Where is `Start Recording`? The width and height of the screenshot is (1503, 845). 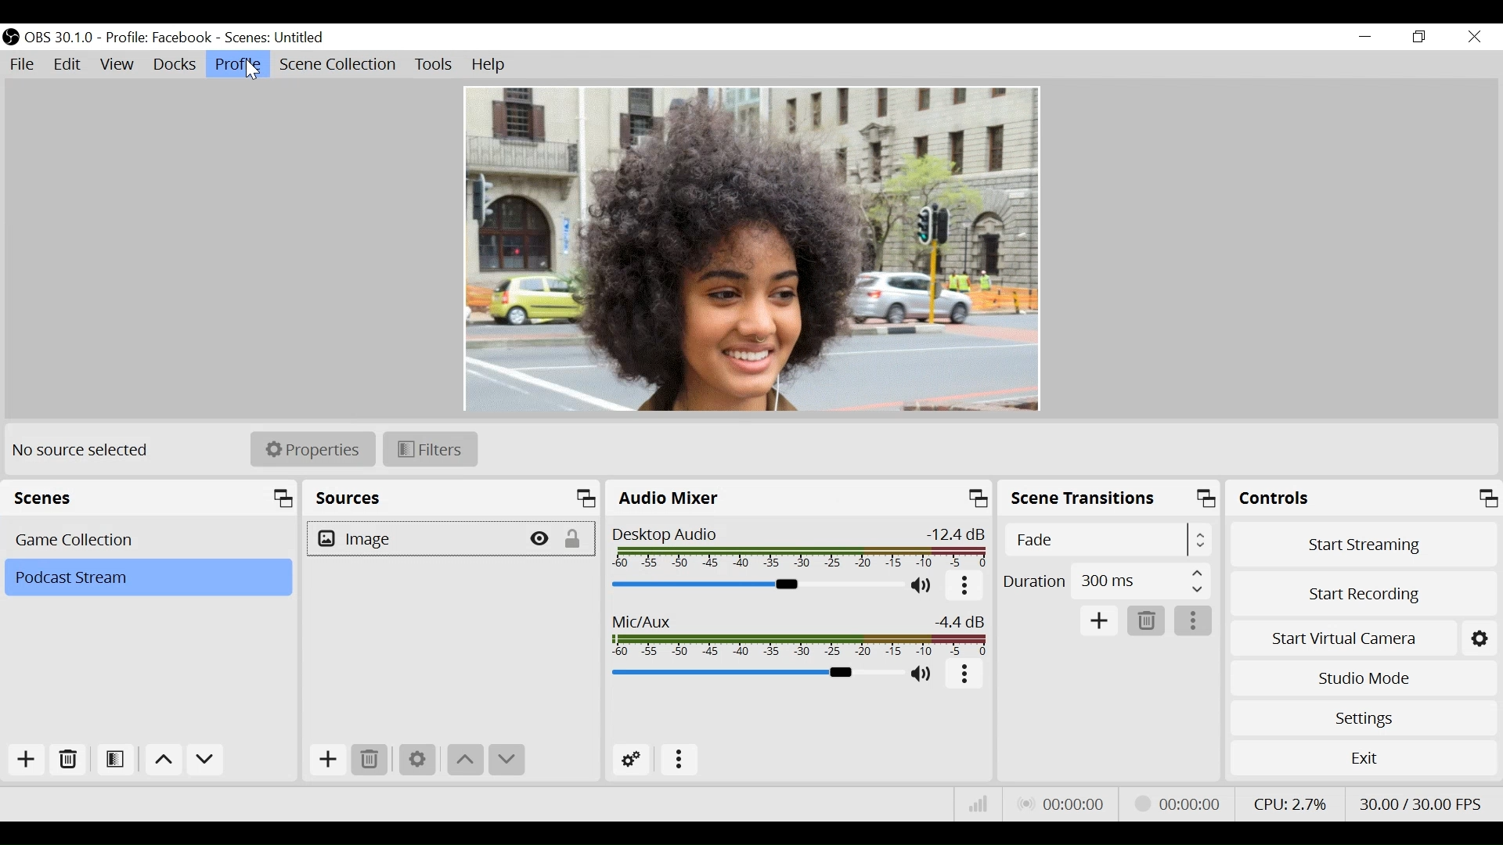 Start Recording is located at coordinates (1364, 592).